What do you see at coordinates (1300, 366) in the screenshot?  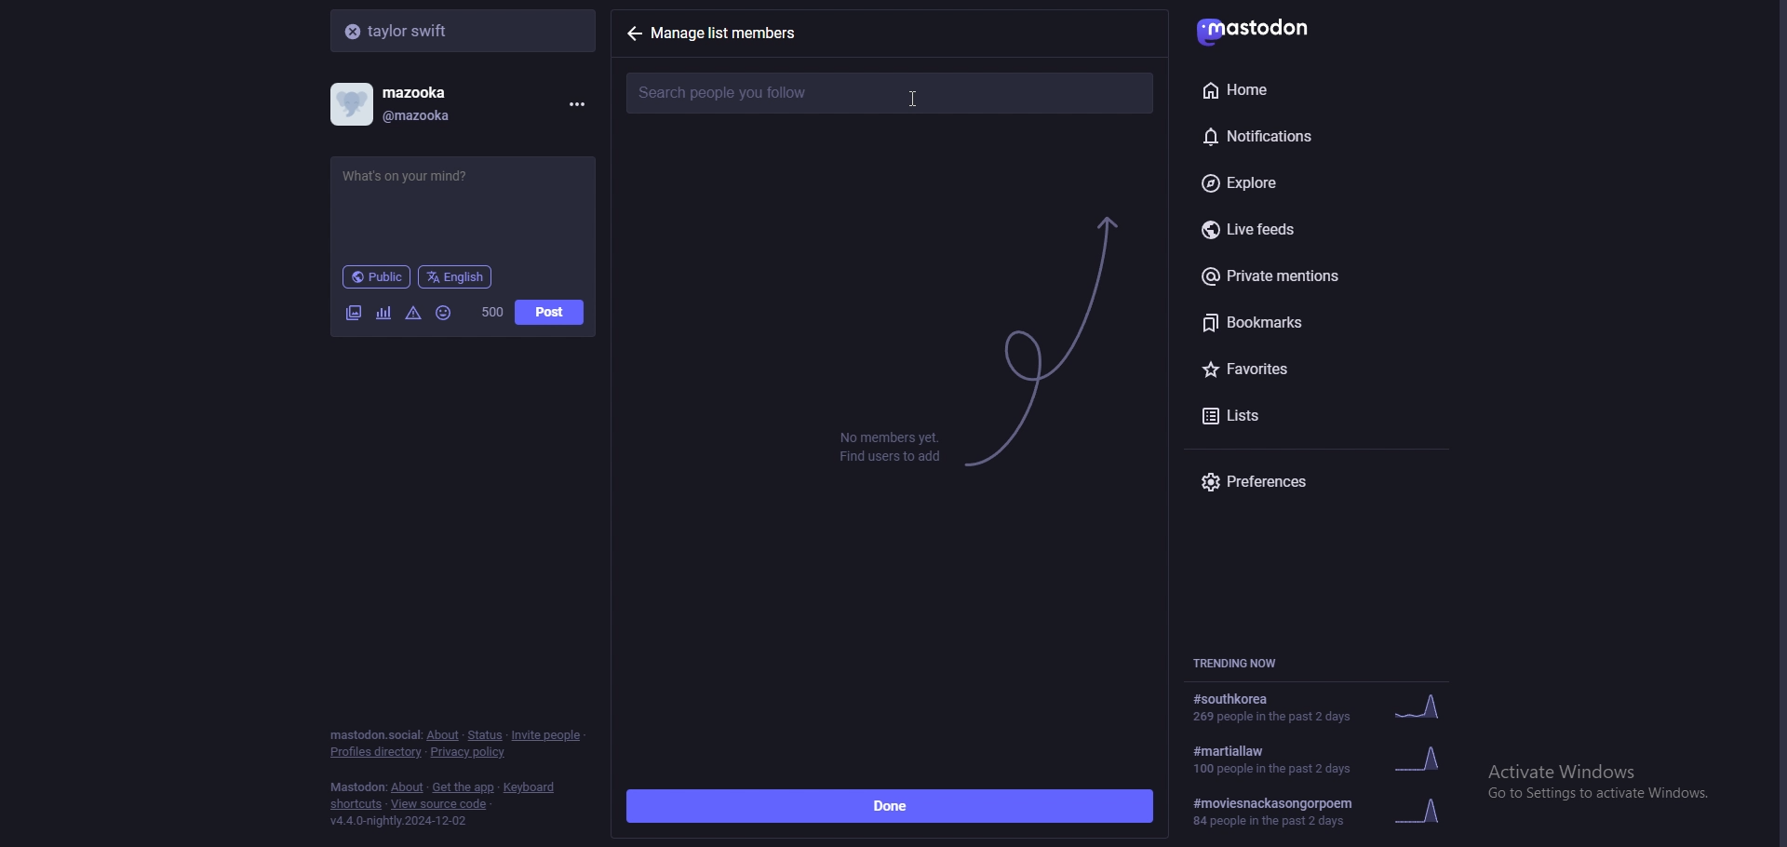 I see `favourites` at bounding box center [1300, 366].